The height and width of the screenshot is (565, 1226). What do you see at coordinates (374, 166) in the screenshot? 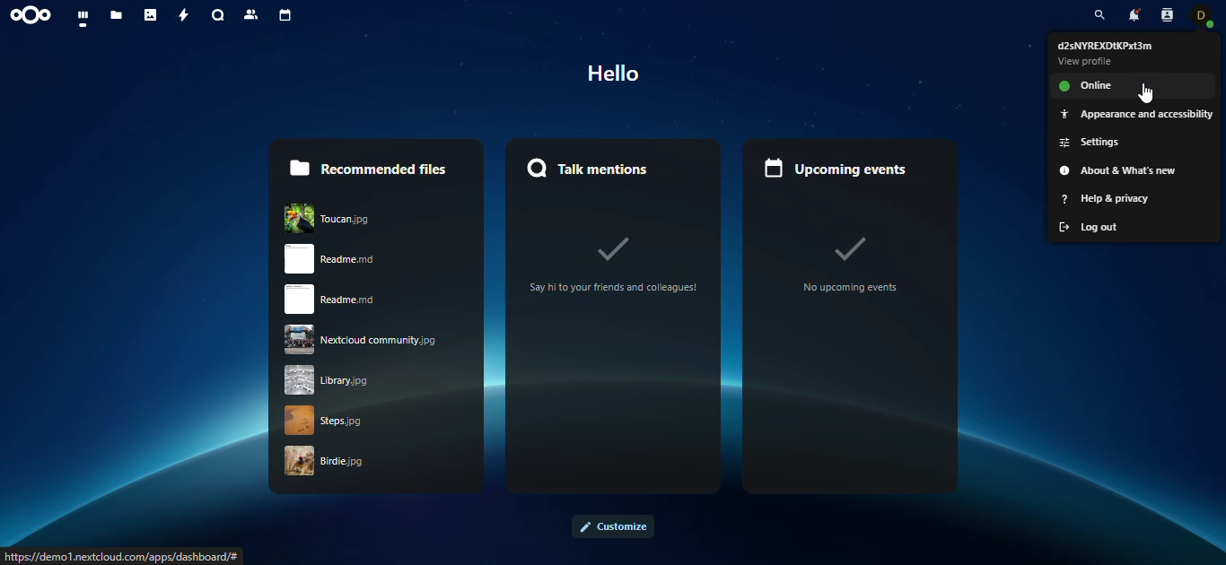
I see `recommended files` at bounding box center [374, 166].